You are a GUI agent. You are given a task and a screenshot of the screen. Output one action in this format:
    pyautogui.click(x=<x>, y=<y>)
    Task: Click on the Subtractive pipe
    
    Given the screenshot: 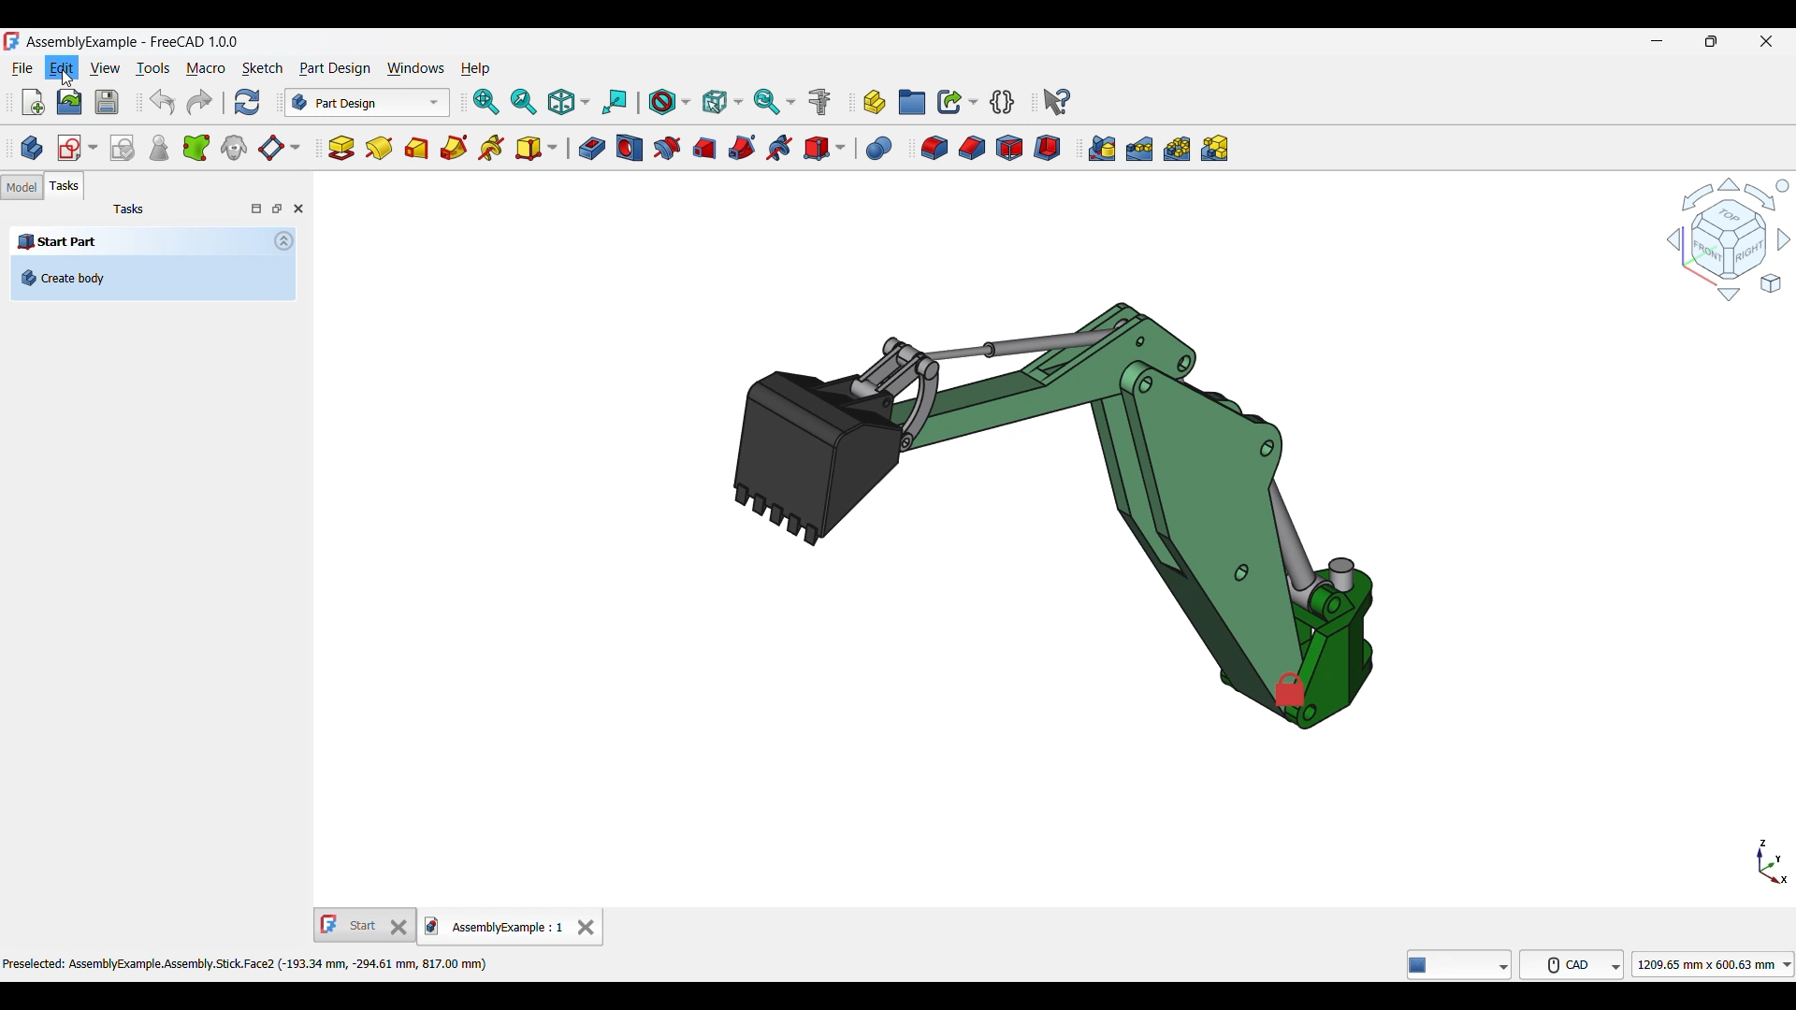 What is the action you would take?
    pyautogui.click(x=742, y=148)
    